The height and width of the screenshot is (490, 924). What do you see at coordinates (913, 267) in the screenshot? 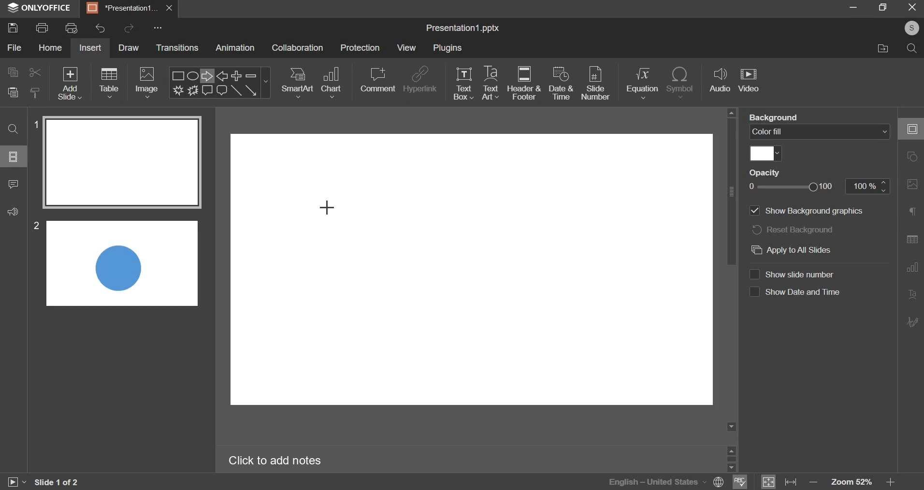
I see `Chart settings` at bounding box center [913, 267].